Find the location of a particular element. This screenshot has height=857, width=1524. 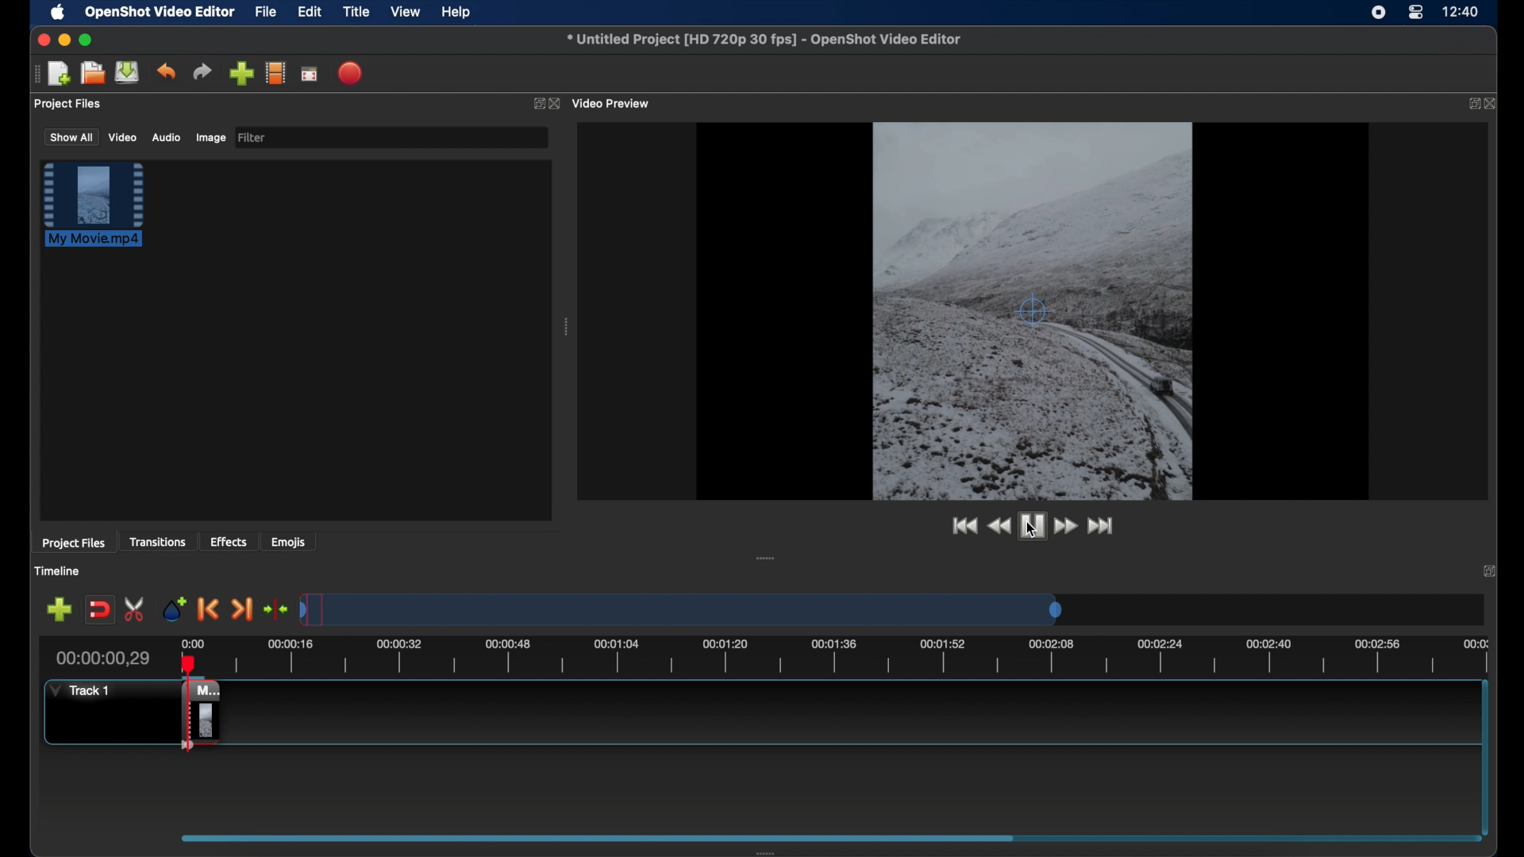

track 1 is located at coordinates (78, 690).